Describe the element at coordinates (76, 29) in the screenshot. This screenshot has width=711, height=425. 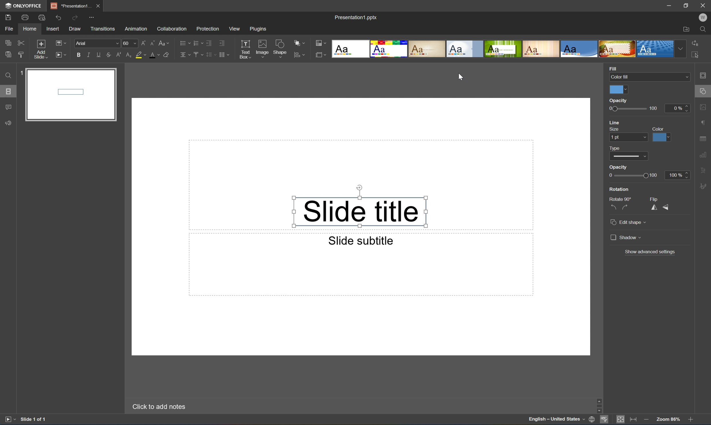
I see `Draw` at that location.